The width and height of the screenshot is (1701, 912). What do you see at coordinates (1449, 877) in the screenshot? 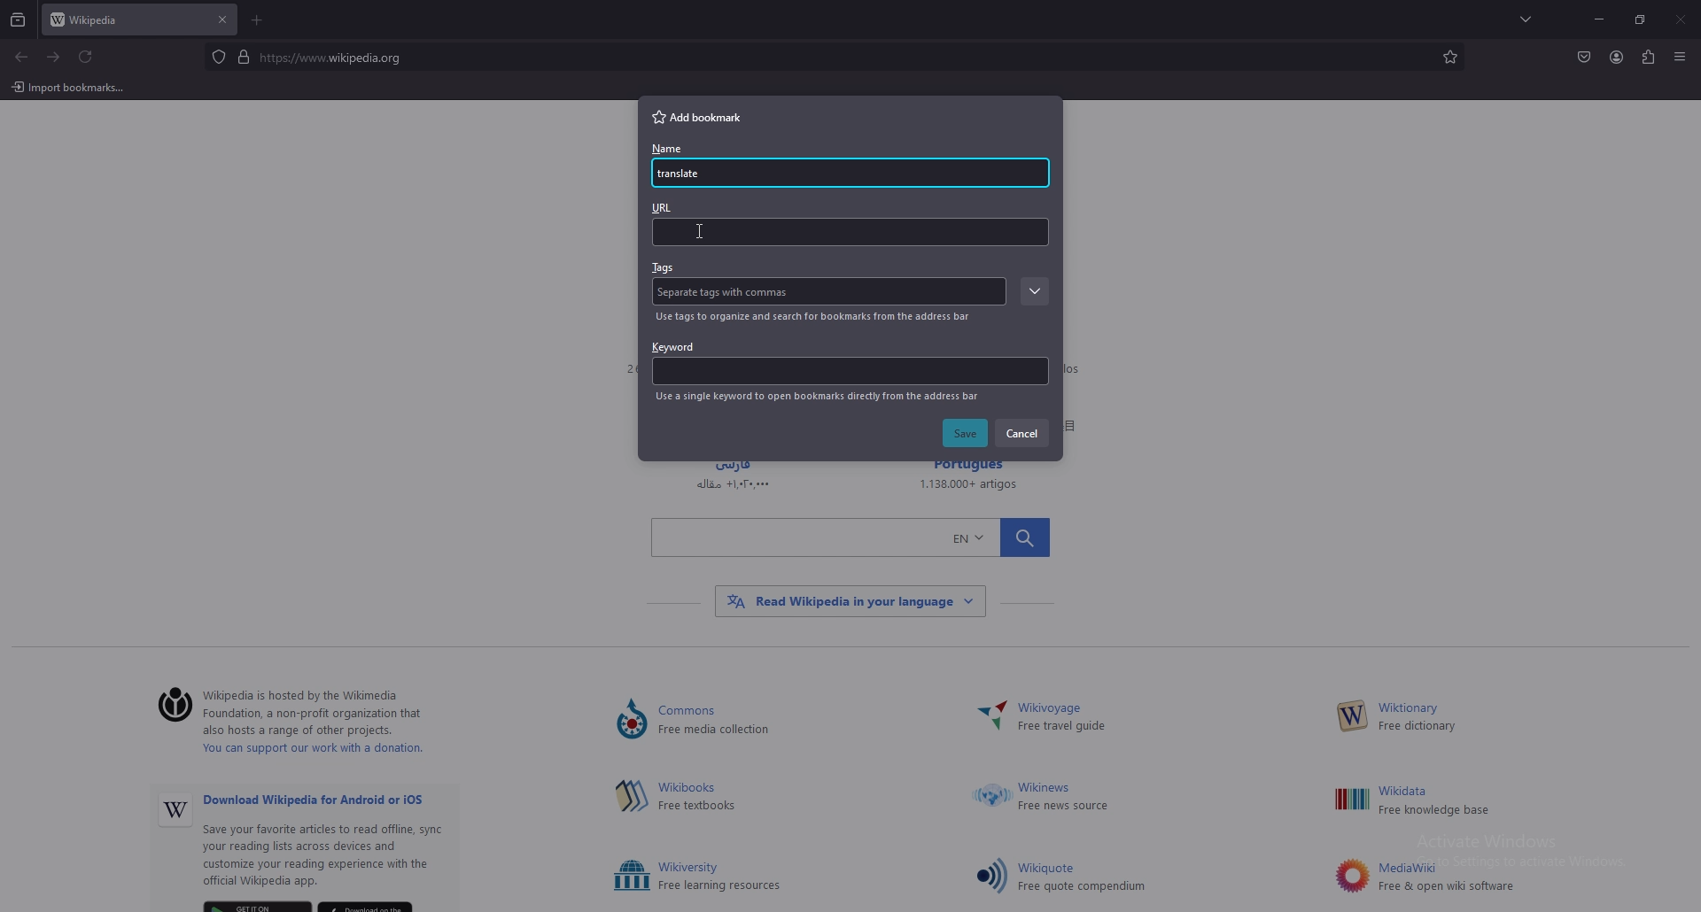
I see `` at bounding box center [1449, 877].